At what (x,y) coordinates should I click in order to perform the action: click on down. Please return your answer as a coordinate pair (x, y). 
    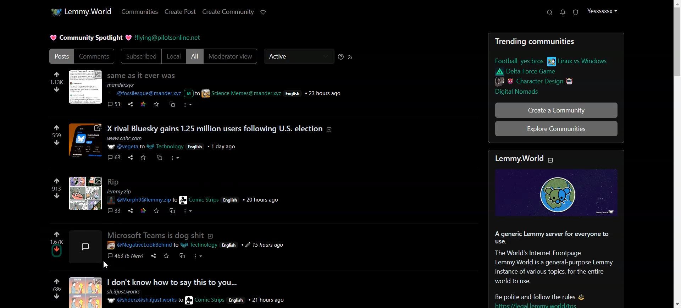
    Looking at the image, I should click on (57, 296).